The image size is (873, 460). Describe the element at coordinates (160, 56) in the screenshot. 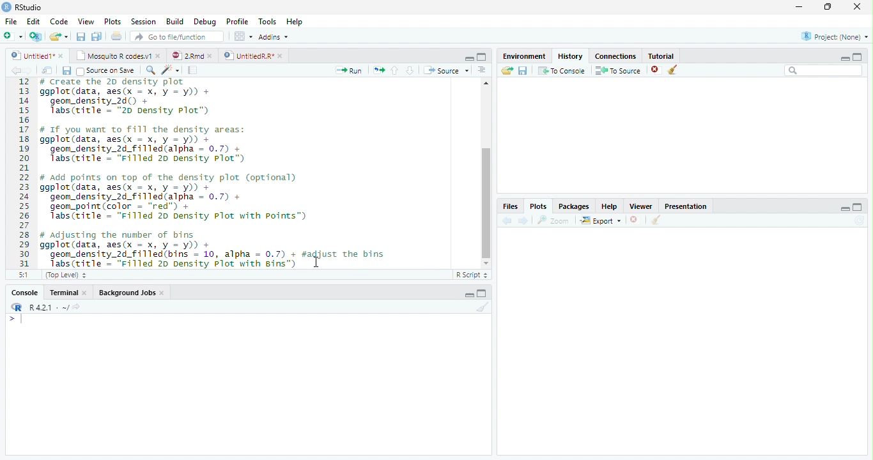

I see `close` at that location.